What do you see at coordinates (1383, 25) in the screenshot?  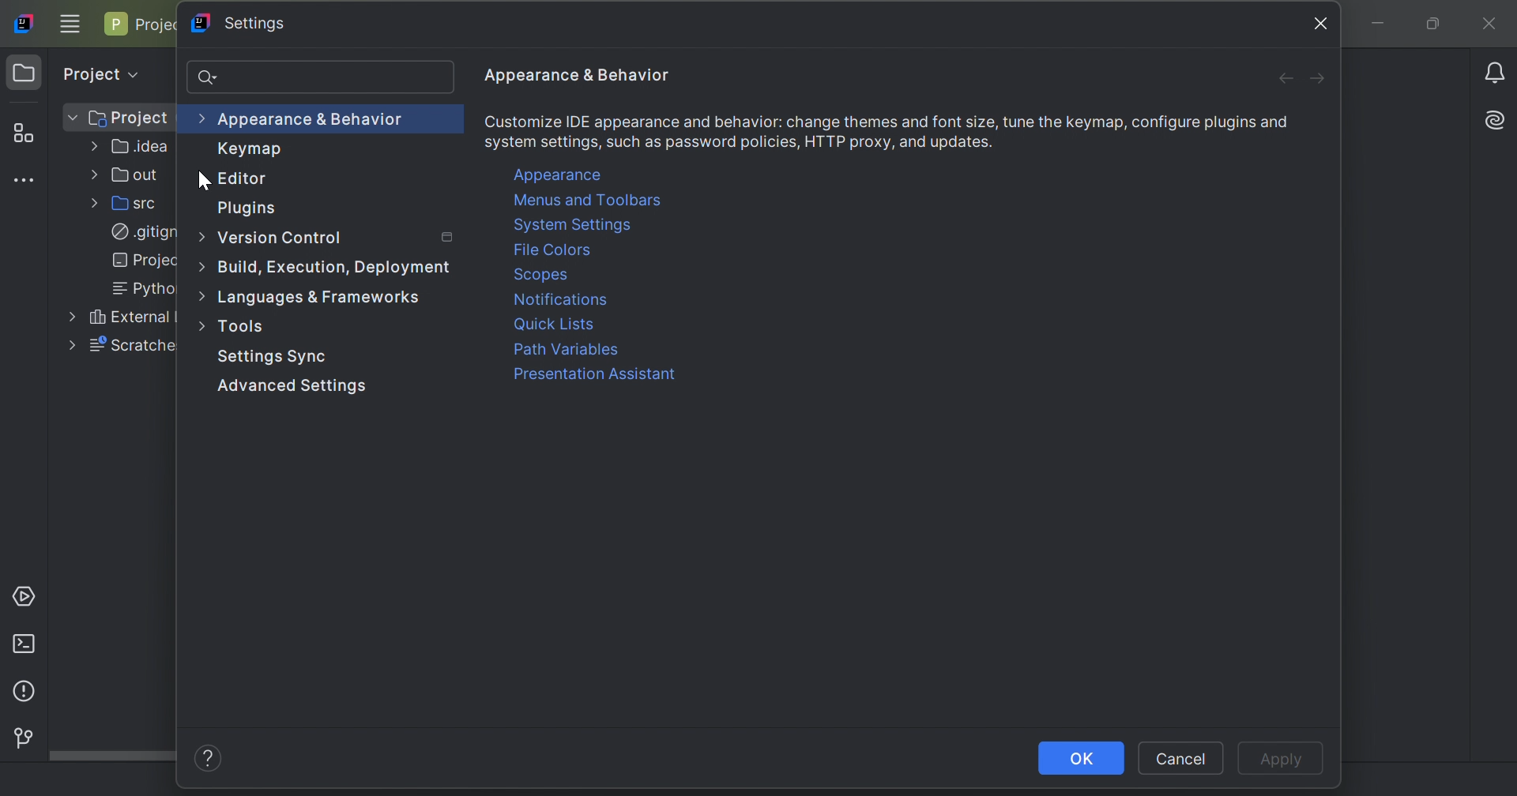 I see `Minimize` at bounding box center [1383, 25].